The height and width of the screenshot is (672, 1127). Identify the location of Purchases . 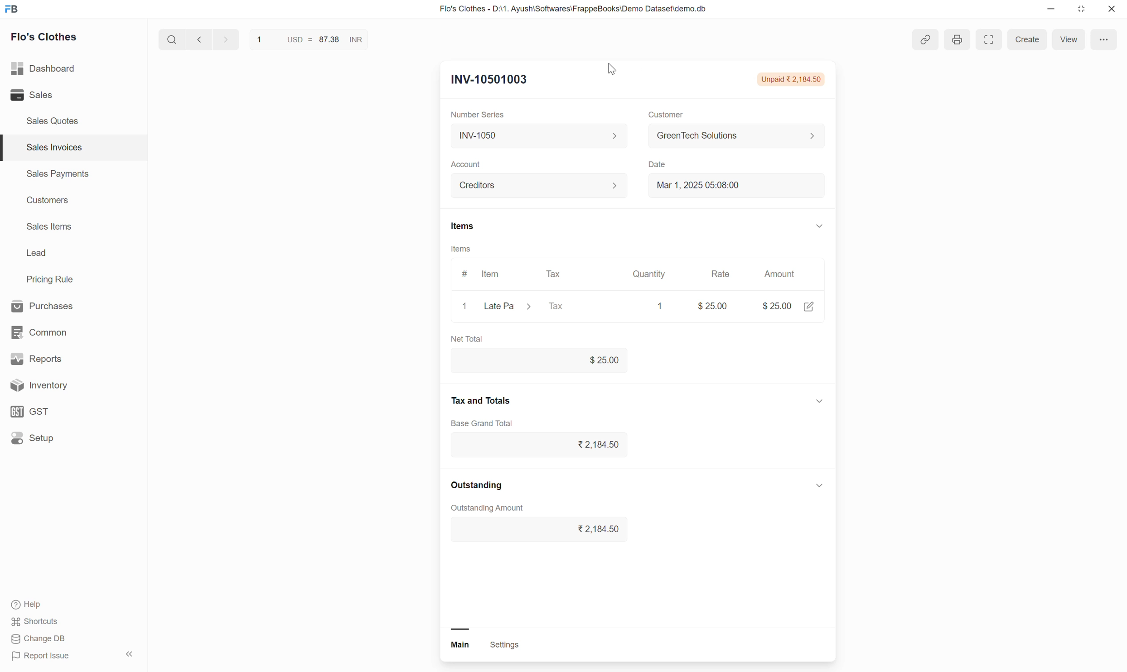
(57, 305).